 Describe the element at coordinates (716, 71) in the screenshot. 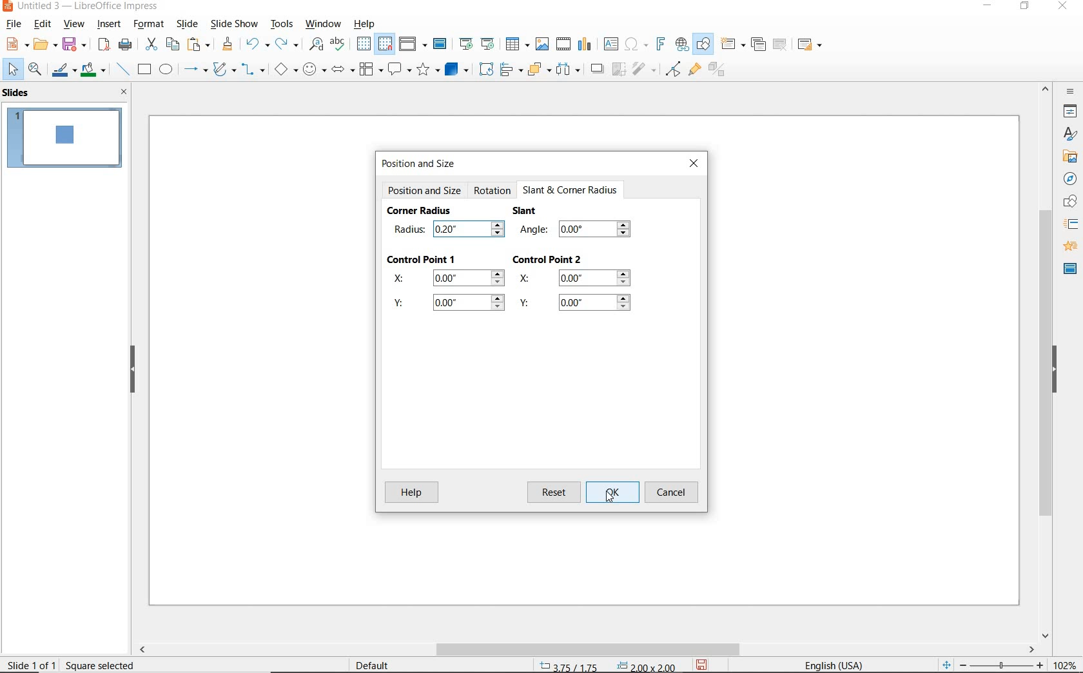

I see `toggle extrusion` at that location.